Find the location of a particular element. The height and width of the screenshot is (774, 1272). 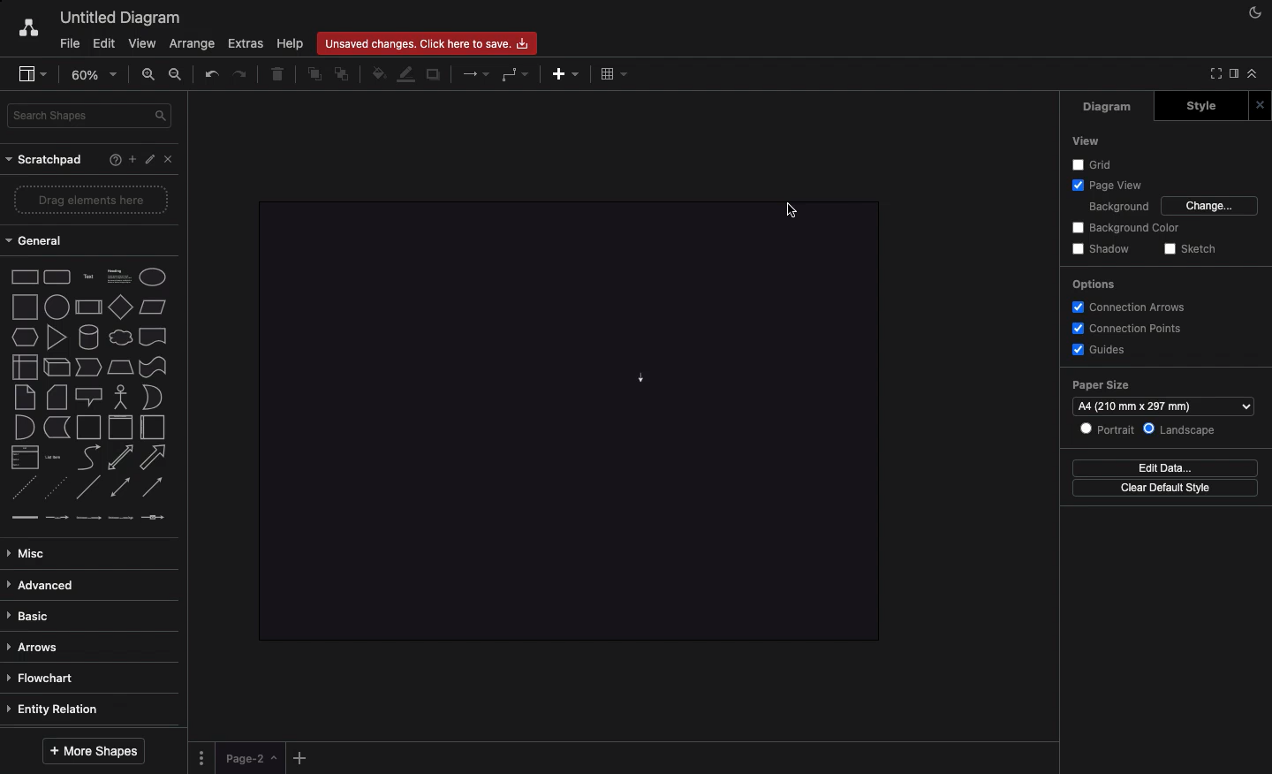

Arrows is located at coordinates (39, 647).